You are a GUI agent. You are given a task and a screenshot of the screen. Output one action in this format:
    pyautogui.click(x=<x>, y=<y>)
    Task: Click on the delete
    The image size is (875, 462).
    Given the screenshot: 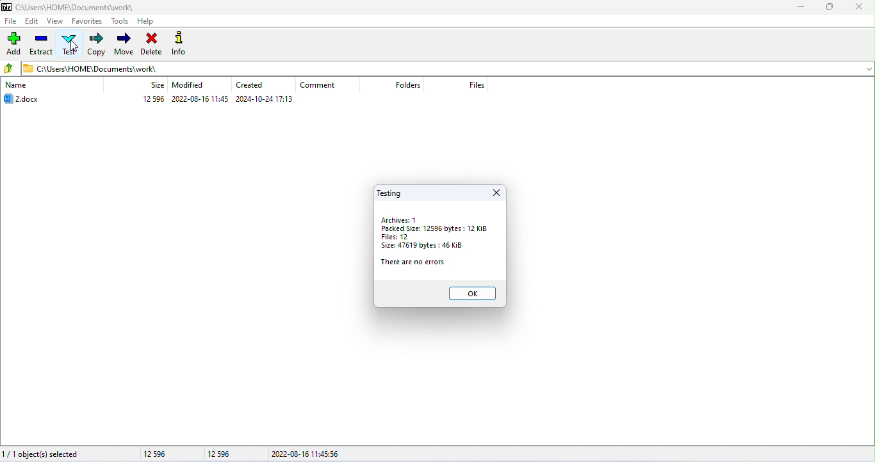 What is the action you would take?
    pyautogui.click(x=151, y=44)
    